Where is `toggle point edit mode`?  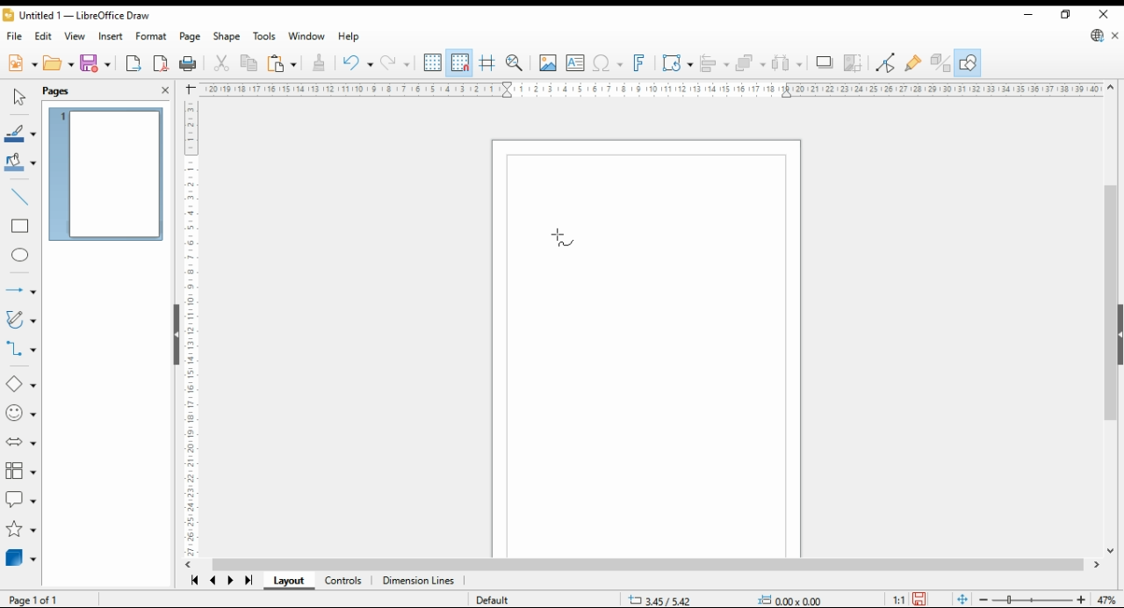
toggle point edit mode is located at coordinates (886, 63).